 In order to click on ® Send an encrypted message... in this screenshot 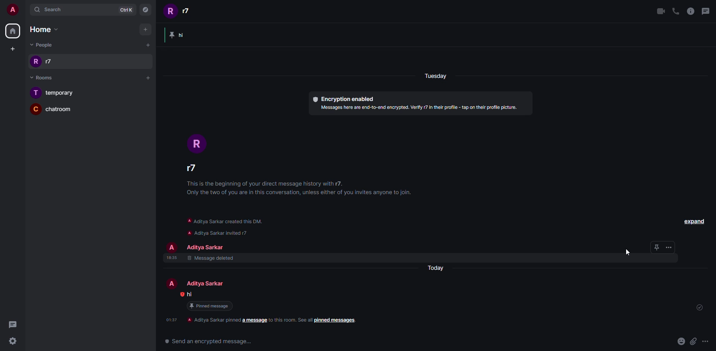, I will do `click(207, 341)`.